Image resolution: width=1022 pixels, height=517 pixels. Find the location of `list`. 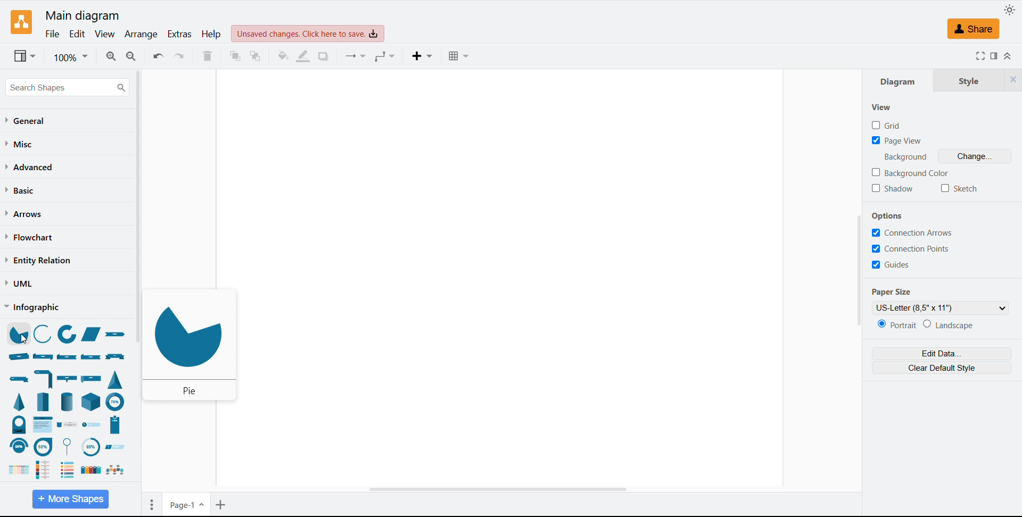

list is located at coordinates (90, 471).